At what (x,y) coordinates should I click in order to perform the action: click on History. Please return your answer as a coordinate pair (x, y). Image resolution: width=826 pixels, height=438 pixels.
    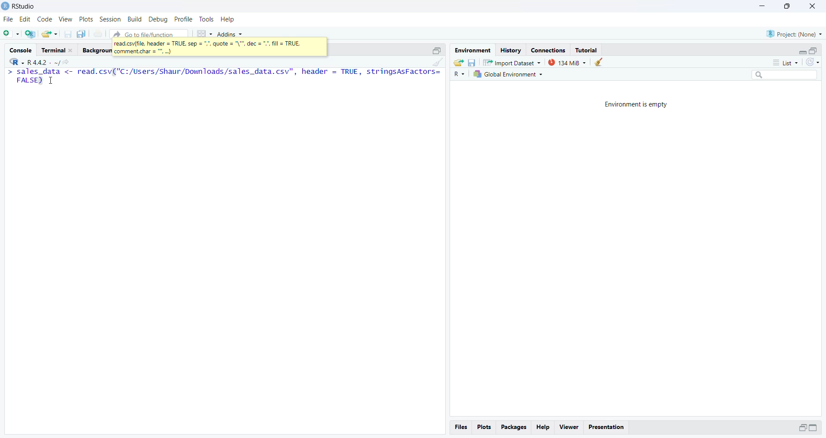
    Looking at the image, I should click on (509, 50).